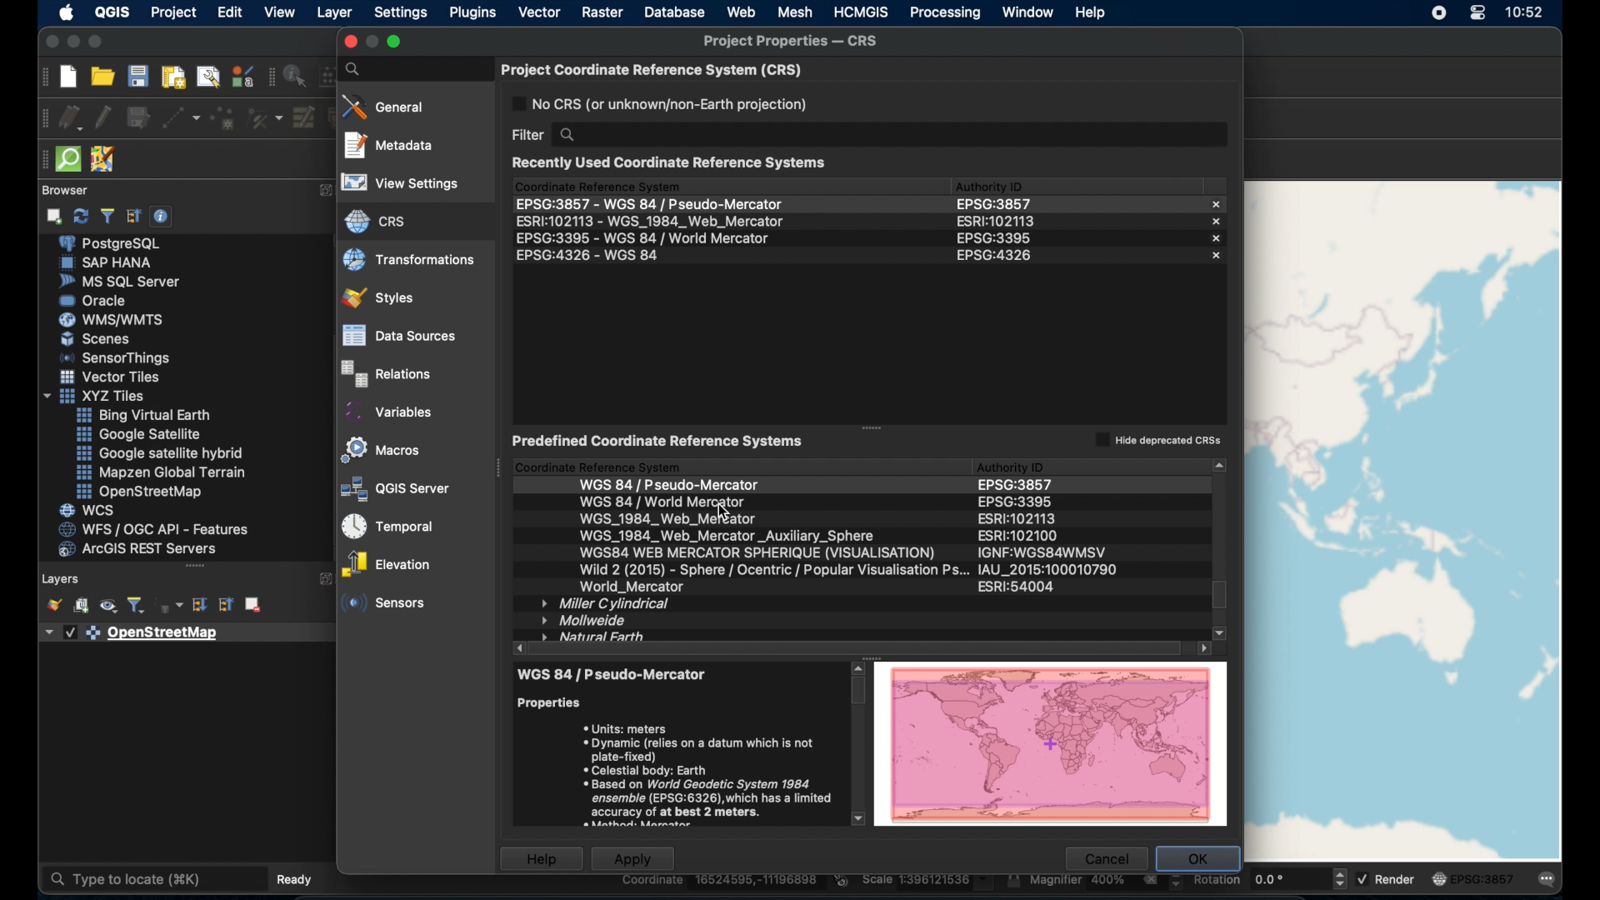 The width and height of the screenshot is (1600, 900). What do you see at coordinates (81, 217) in the screenshot?
I see `refresh` at bounding box center [81, 217].